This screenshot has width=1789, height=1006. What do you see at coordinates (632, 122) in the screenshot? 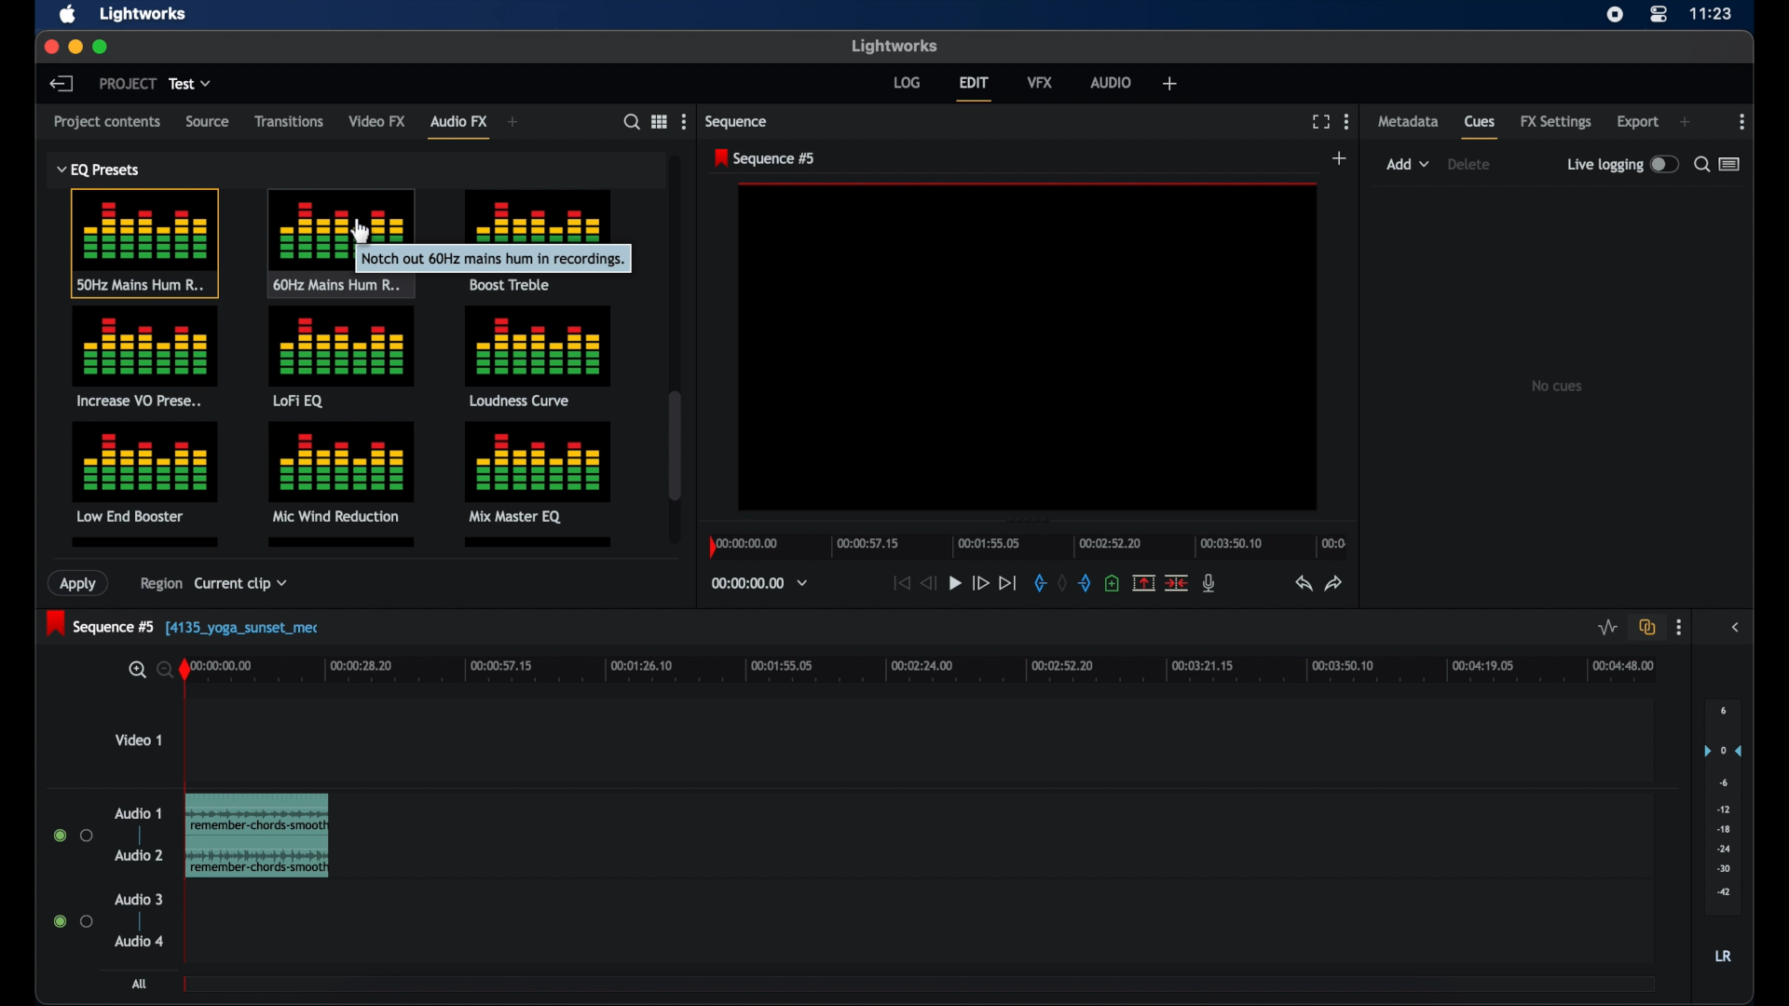
I see `search` at bounding box center [632, 122].